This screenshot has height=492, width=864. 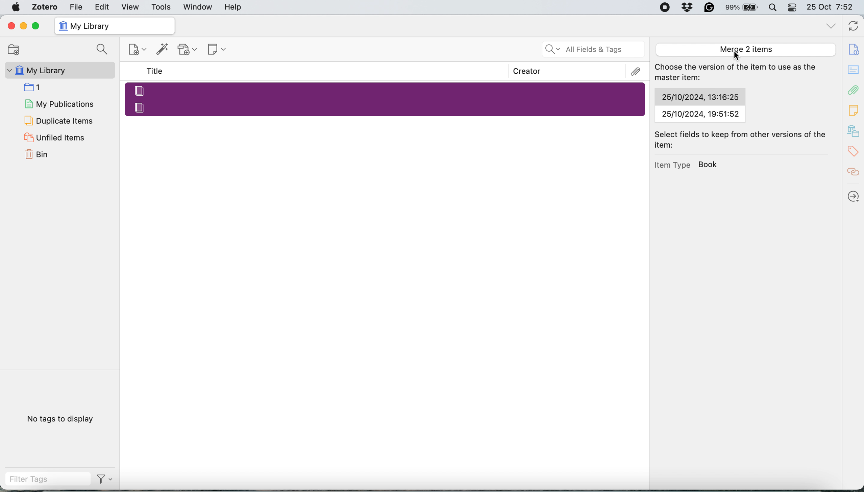 What do you see at coordinates (107, 479) in the screenshot?
I see `Filter Options` at bounding box center [107, 479].